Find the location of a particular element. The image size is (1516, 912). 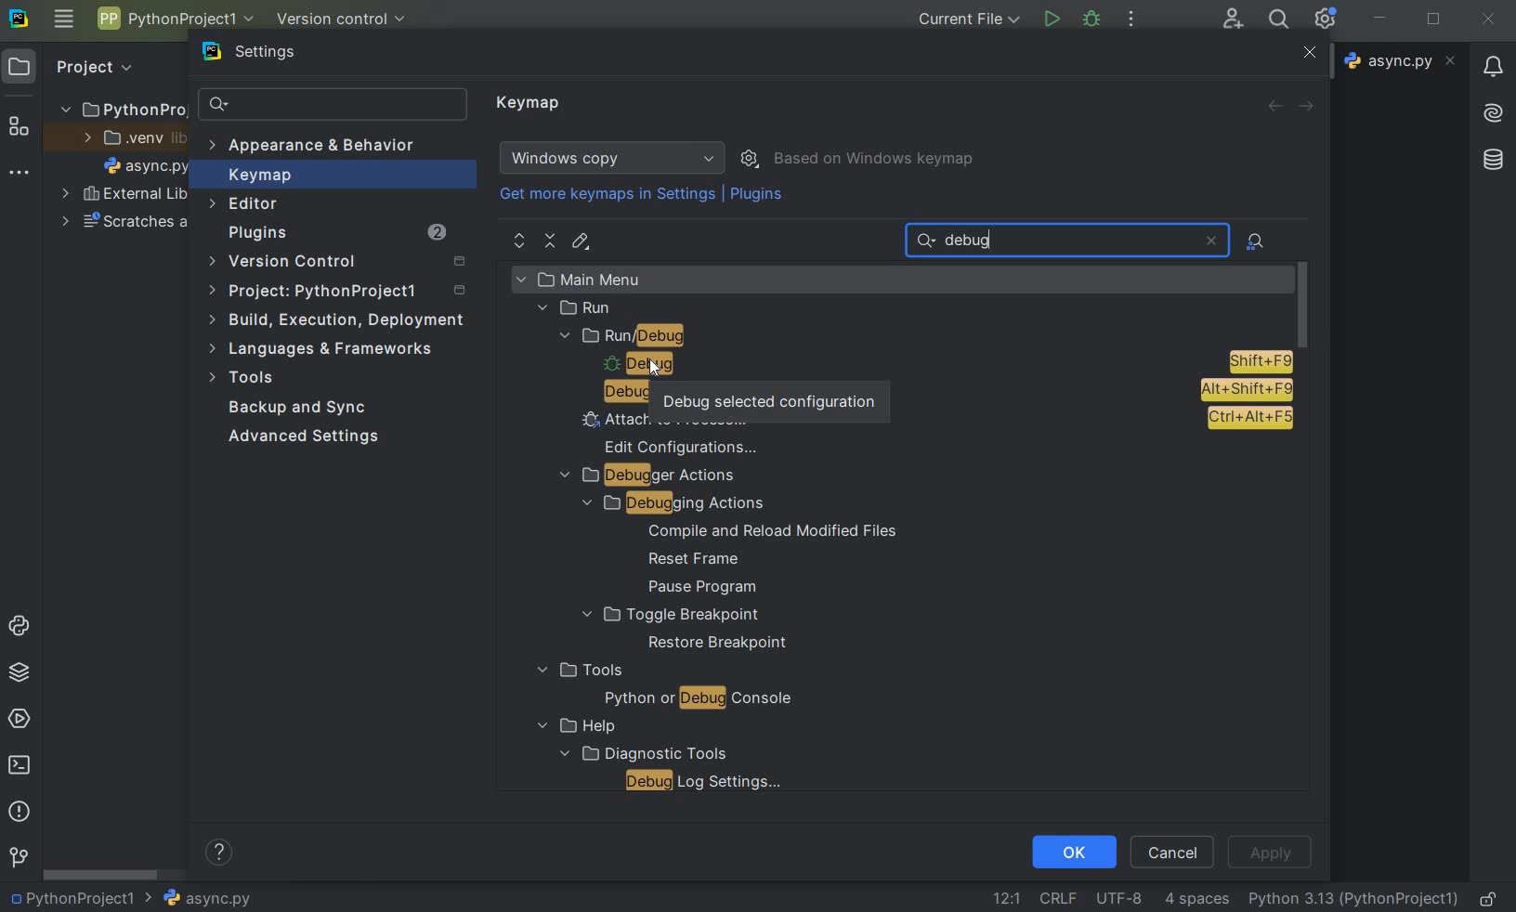

keymap is located at coordinates (530, 104).